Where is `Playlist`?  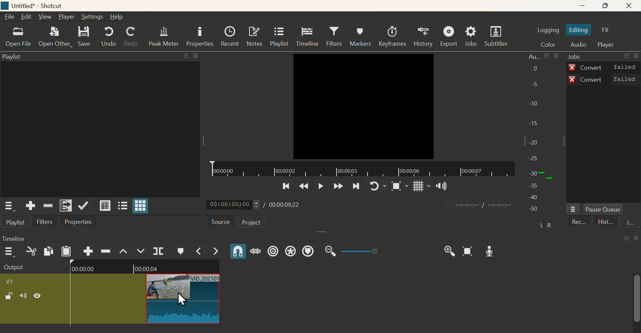 Playlist is located at coordinates (279, 37).